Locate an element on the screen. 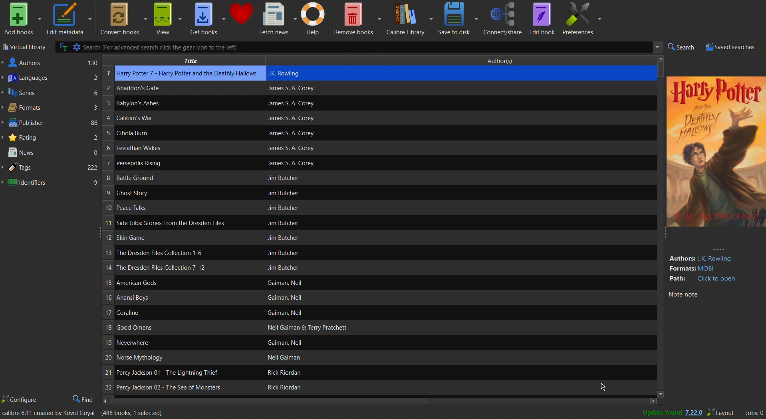  selected book is located at coordinates (190, 73).